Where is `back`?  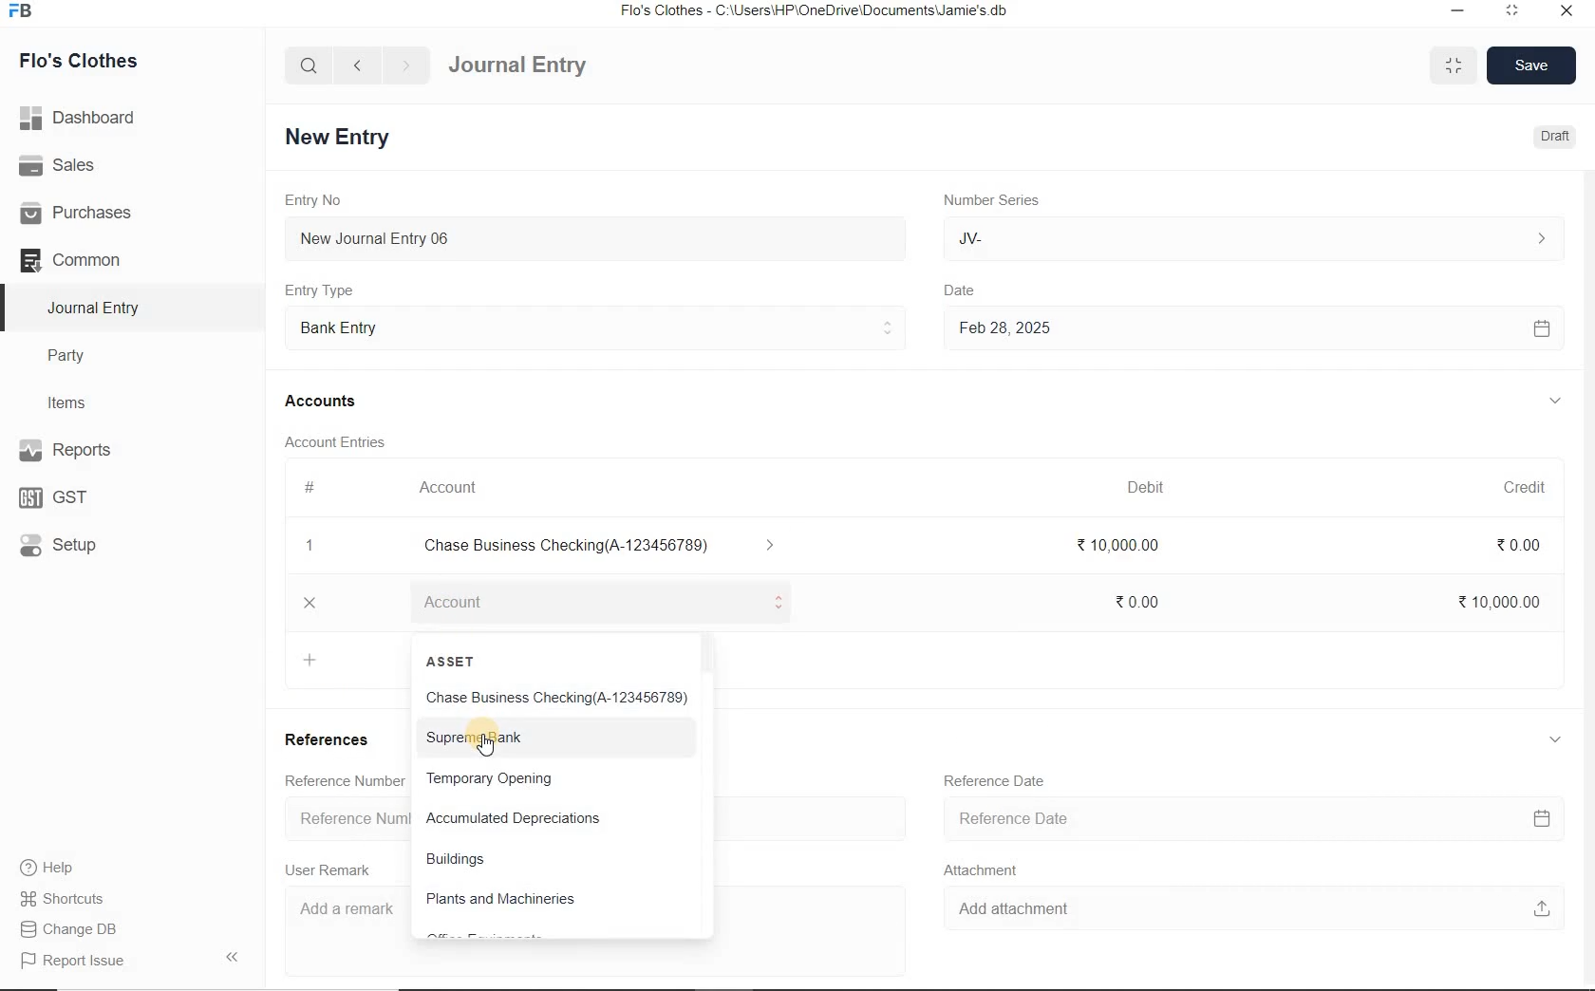 back is located at coordinates (357, 64).